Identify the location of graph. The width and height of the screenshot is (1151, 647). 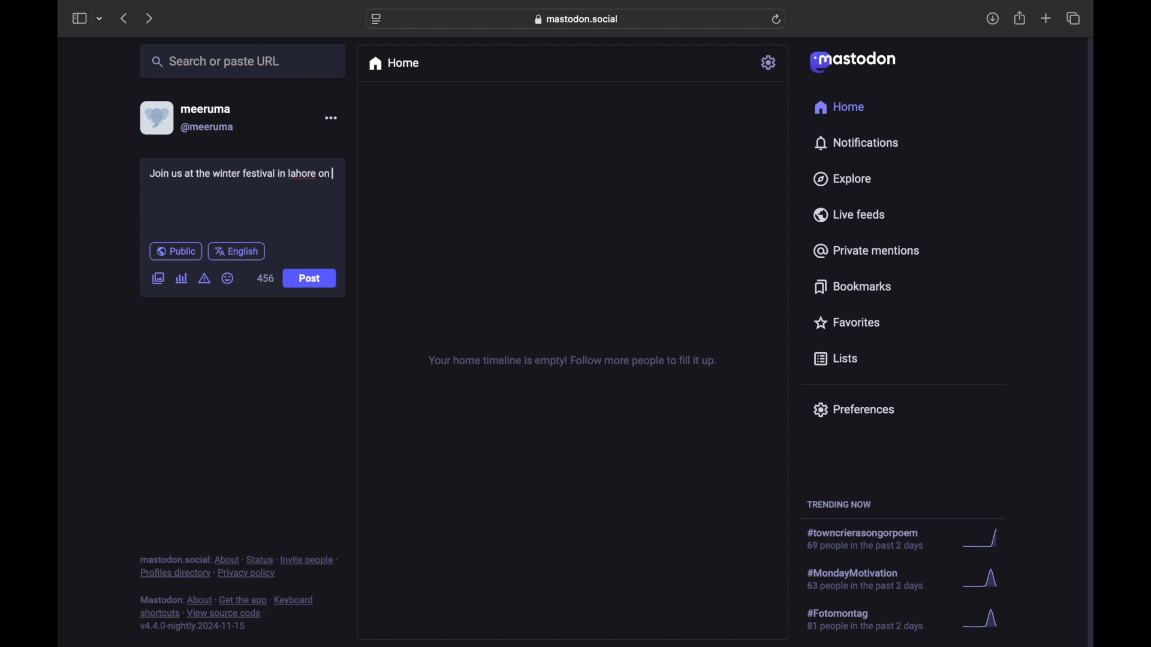
(984, 581).